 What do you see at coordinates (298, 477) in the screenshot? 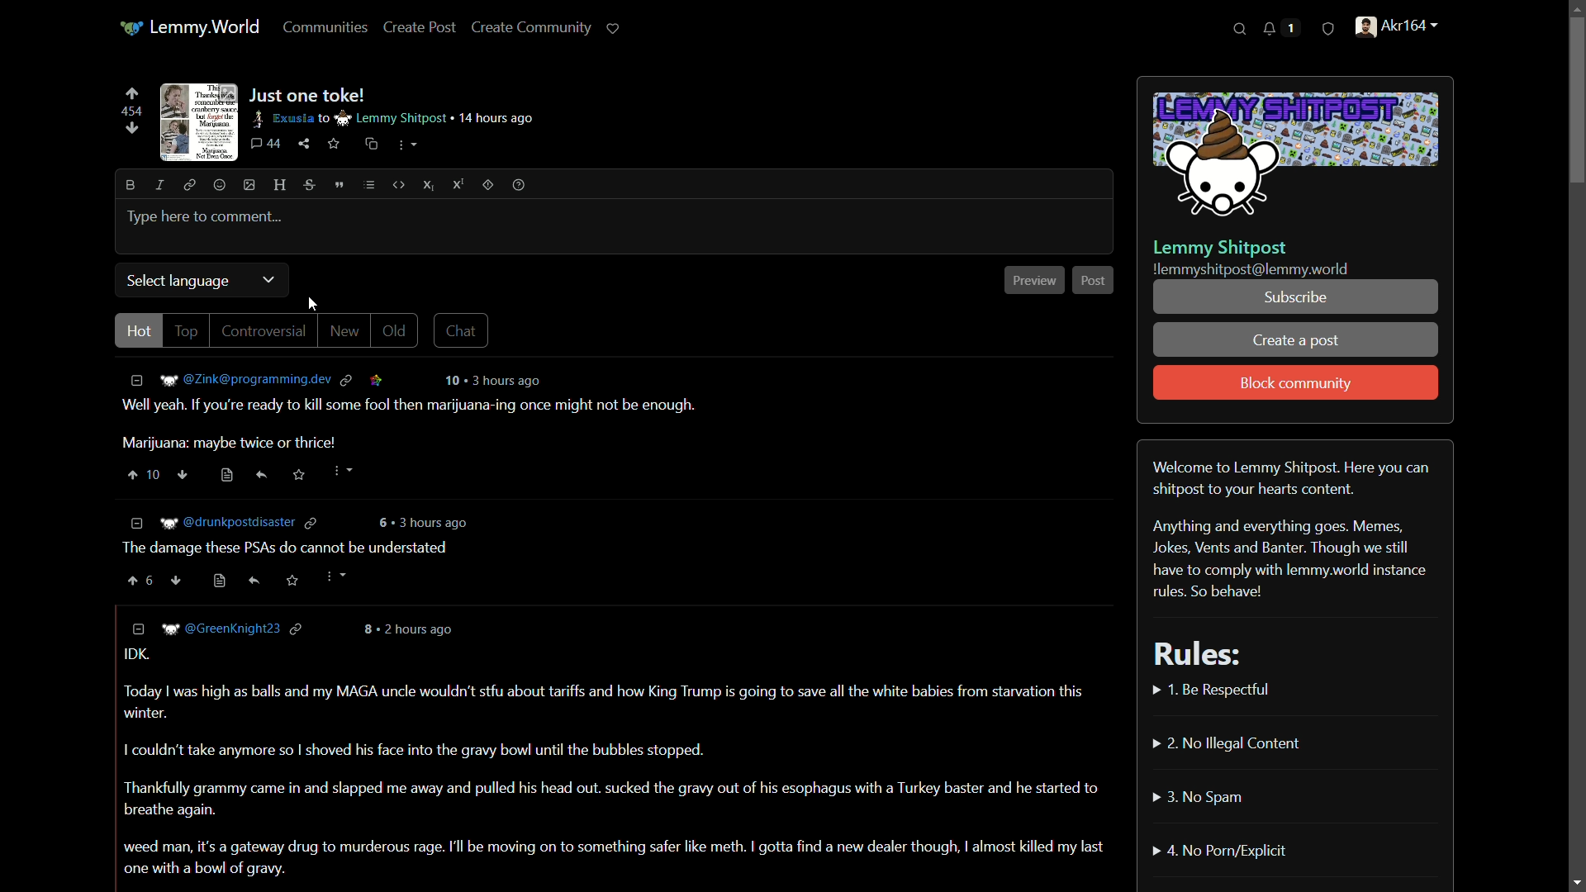
I see `save` at bounding box center [298, 477].